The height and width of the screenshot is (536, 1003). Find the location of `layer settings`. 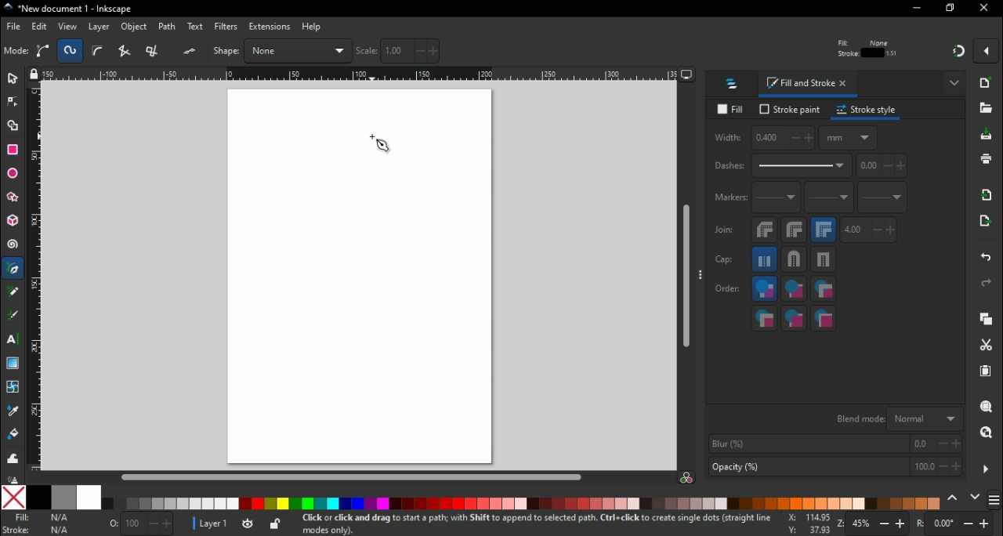

layer settings is located at coordinates (237, 524).